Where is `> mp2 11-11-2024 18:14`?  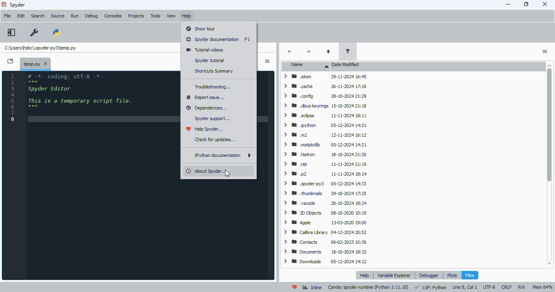
> mp2 11-11-2024 18:14 is located at coordinates (324, 174).